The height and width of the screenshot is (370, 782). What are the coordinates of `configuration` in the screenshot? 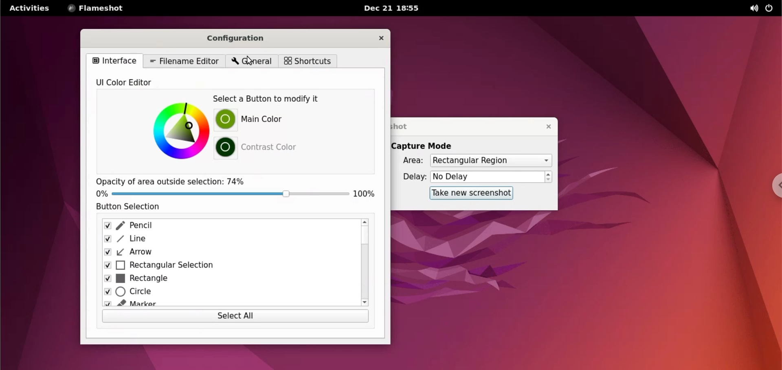 It's located at (240, 38).